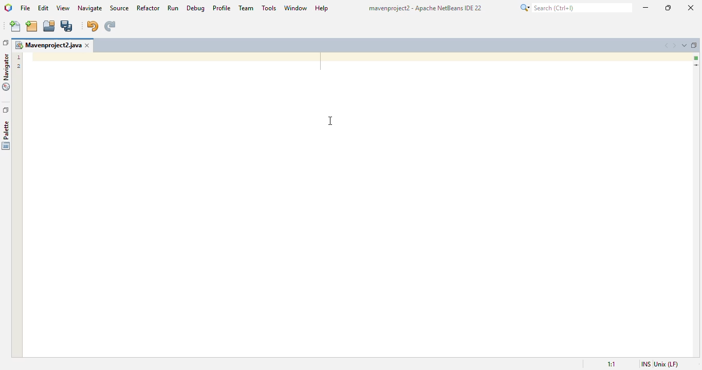 Image resolution: width=702 pixels, height=370 pixels. Describe the element at coordinates (32, 26) in the screenshot. I see `new project` at that location.